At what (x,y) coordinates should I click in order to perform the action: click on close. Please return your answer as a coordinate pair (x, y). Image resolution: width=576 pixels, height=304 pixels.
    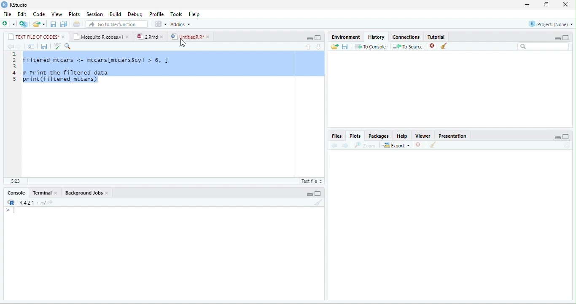
    Looking at the image, I should click on (209, 37).